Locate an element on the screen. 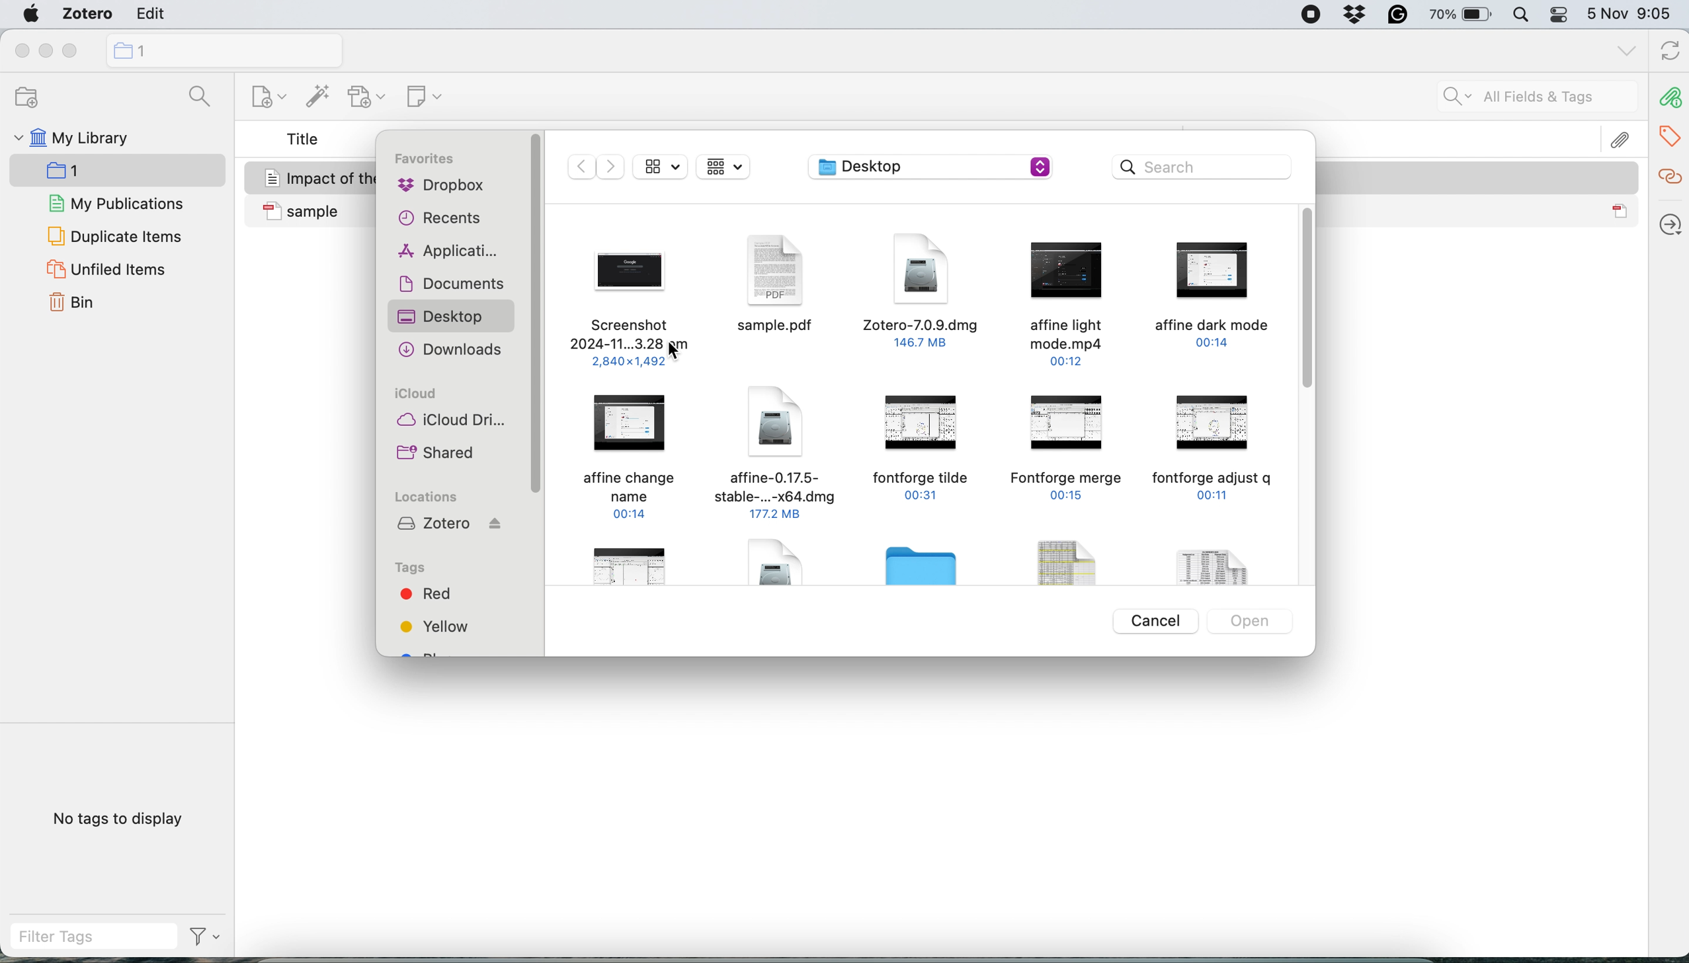 The width and height of the screenshot is (1689, 963). locate is located at coordinates (1668, 220).